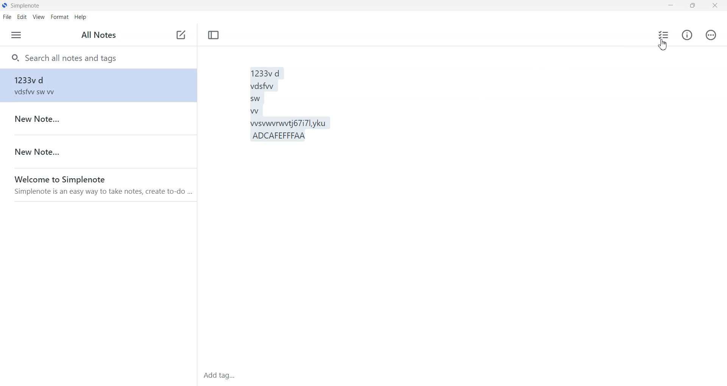 The height and width of the screenshot is (386, 727). What do you see at coordinates (22, 17) in the screenshot?
I see `Edit` at bounding box center [22, 17].